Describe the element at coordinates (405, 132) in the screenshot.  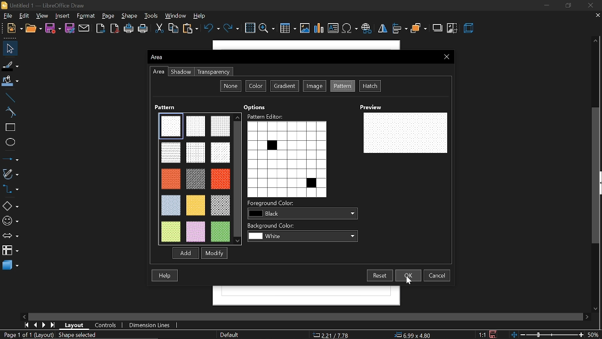
I see `Preview` at that location.